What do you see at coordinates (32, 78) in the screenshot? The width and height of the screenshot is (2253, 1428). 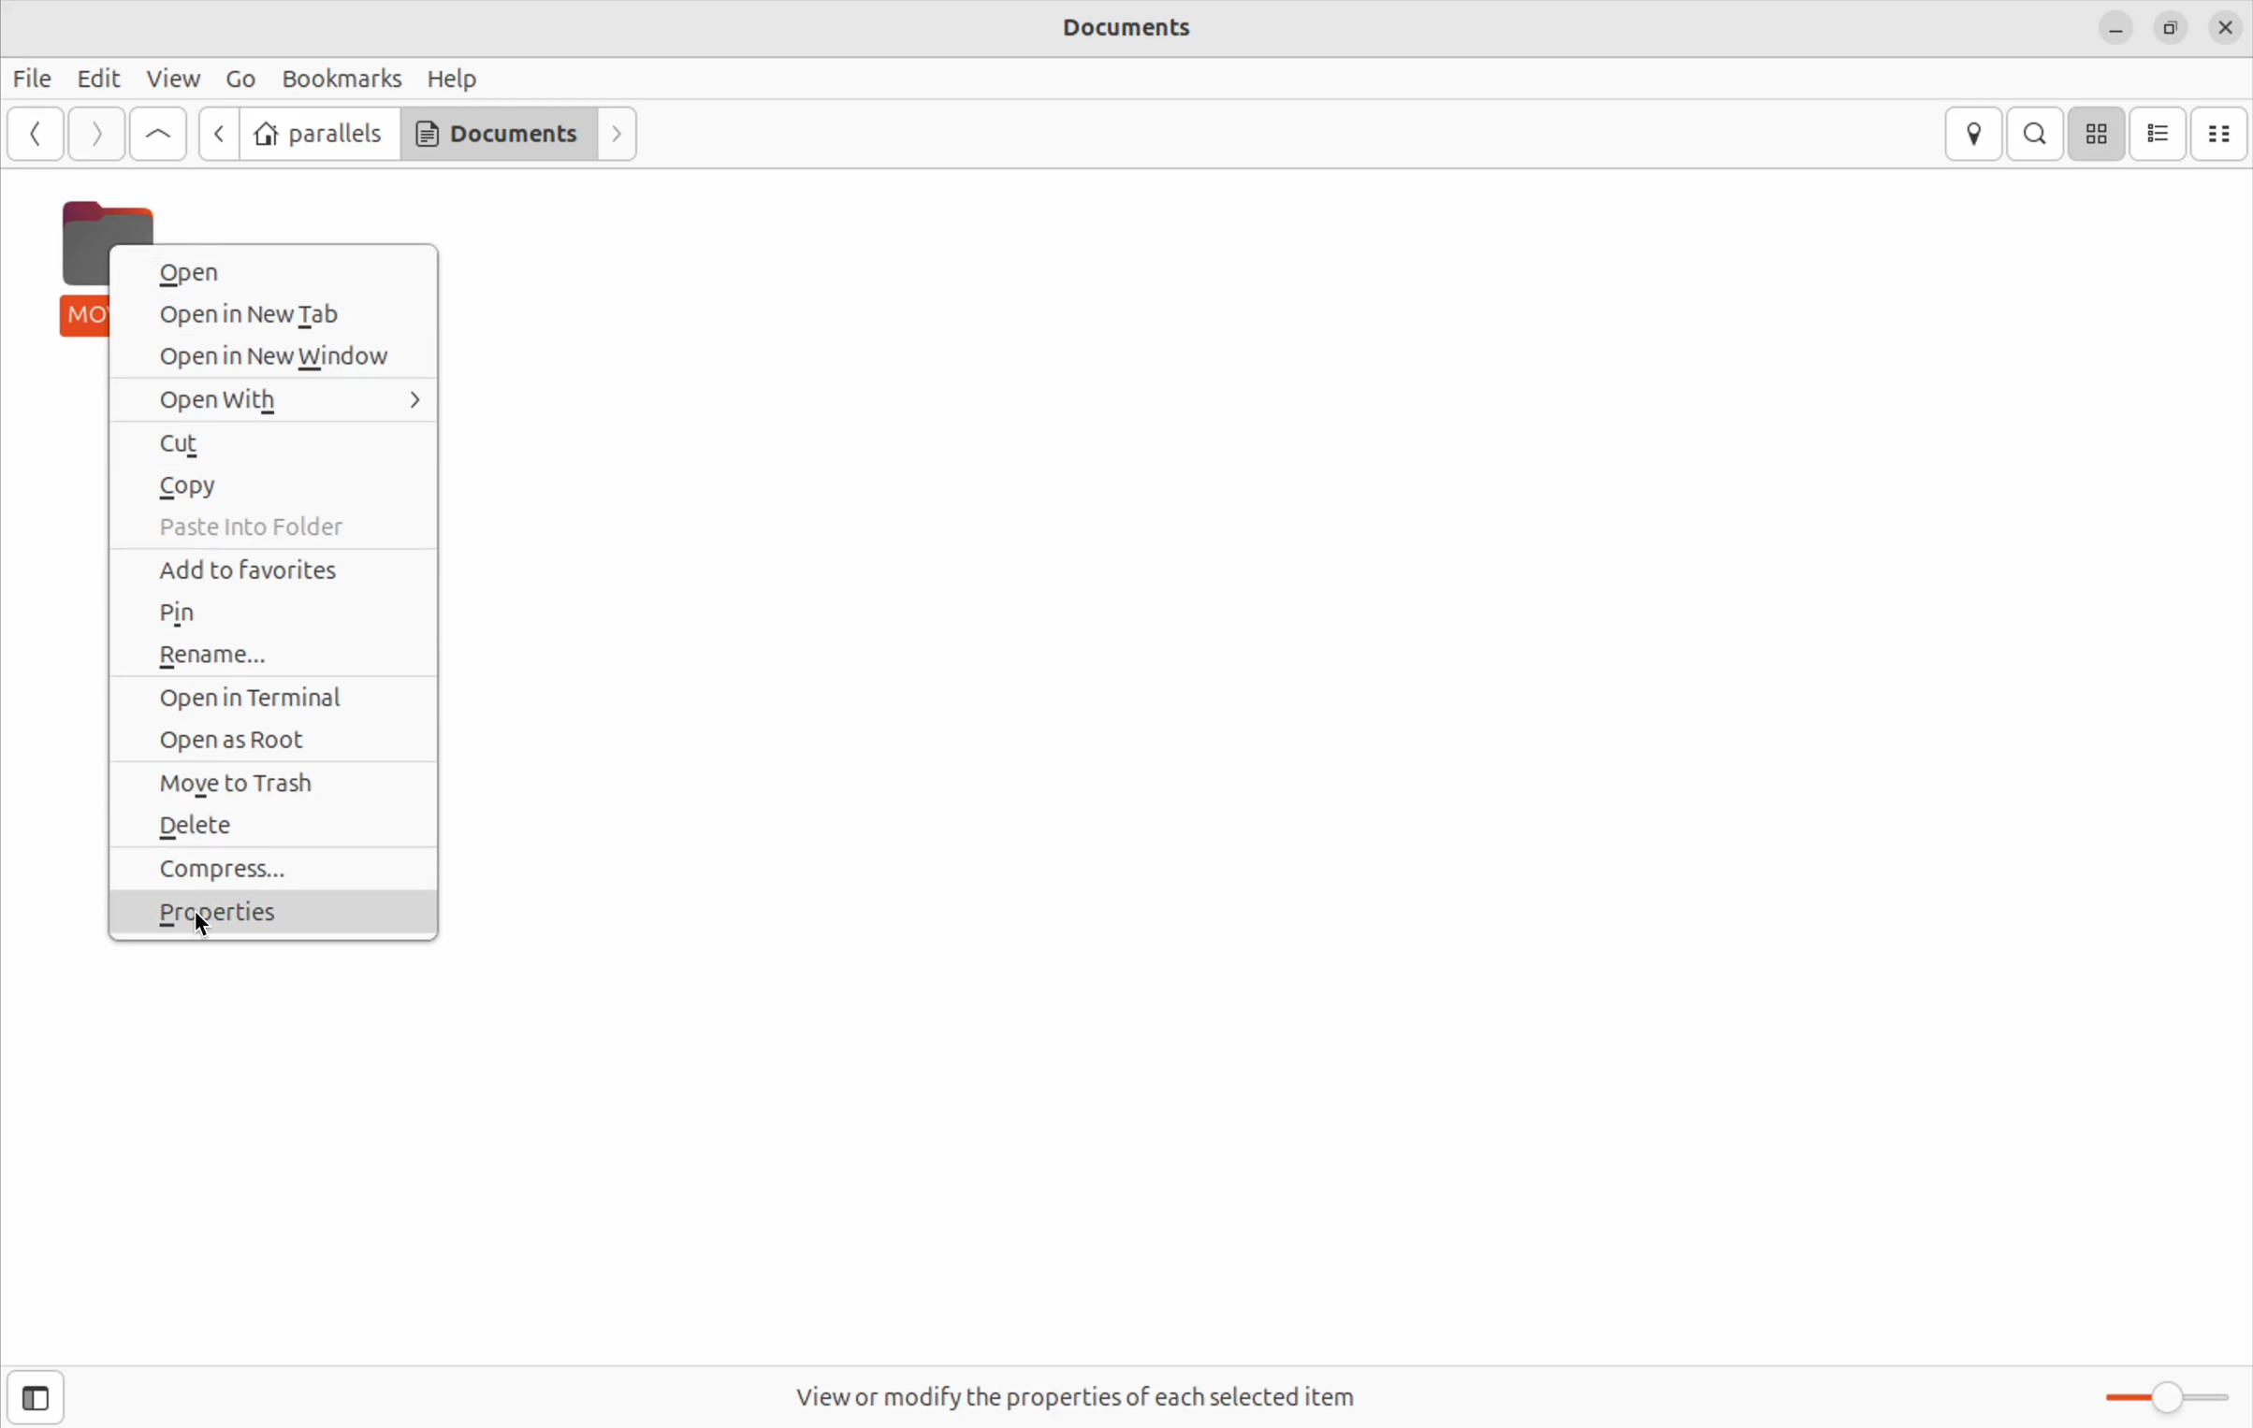 I see `File` at bounding box center [32, 78].